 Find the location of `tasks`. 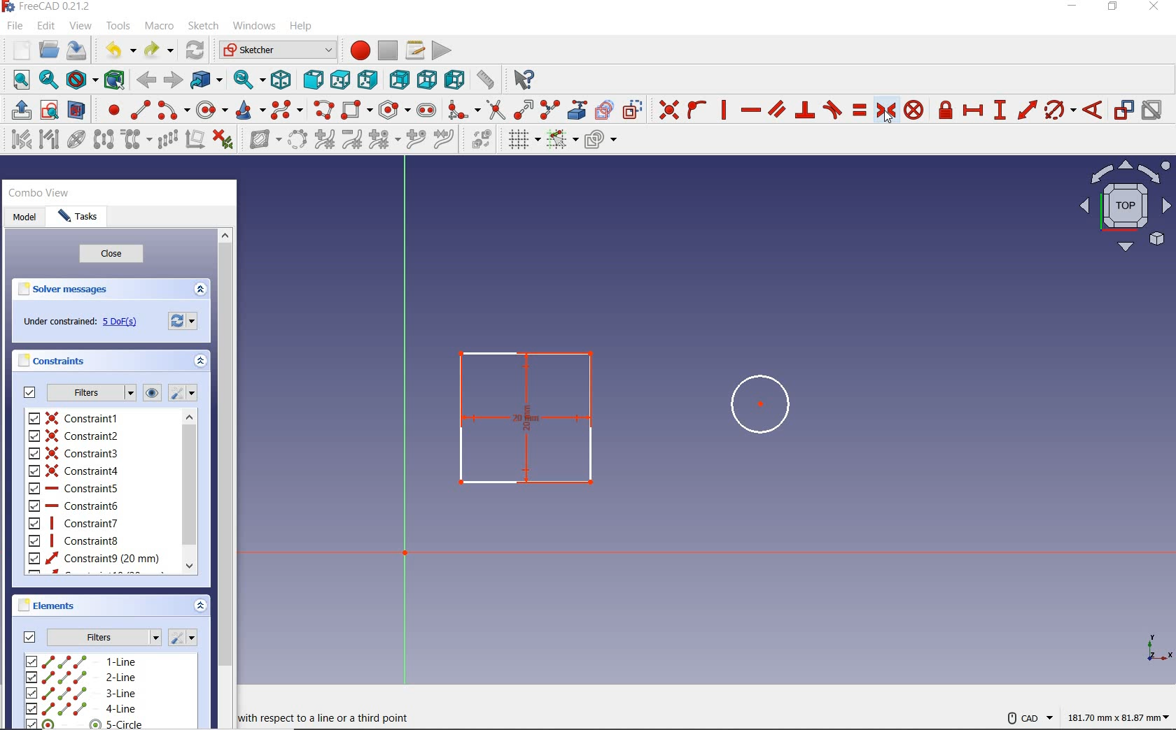

tasks is located at coordinates (80, 216).